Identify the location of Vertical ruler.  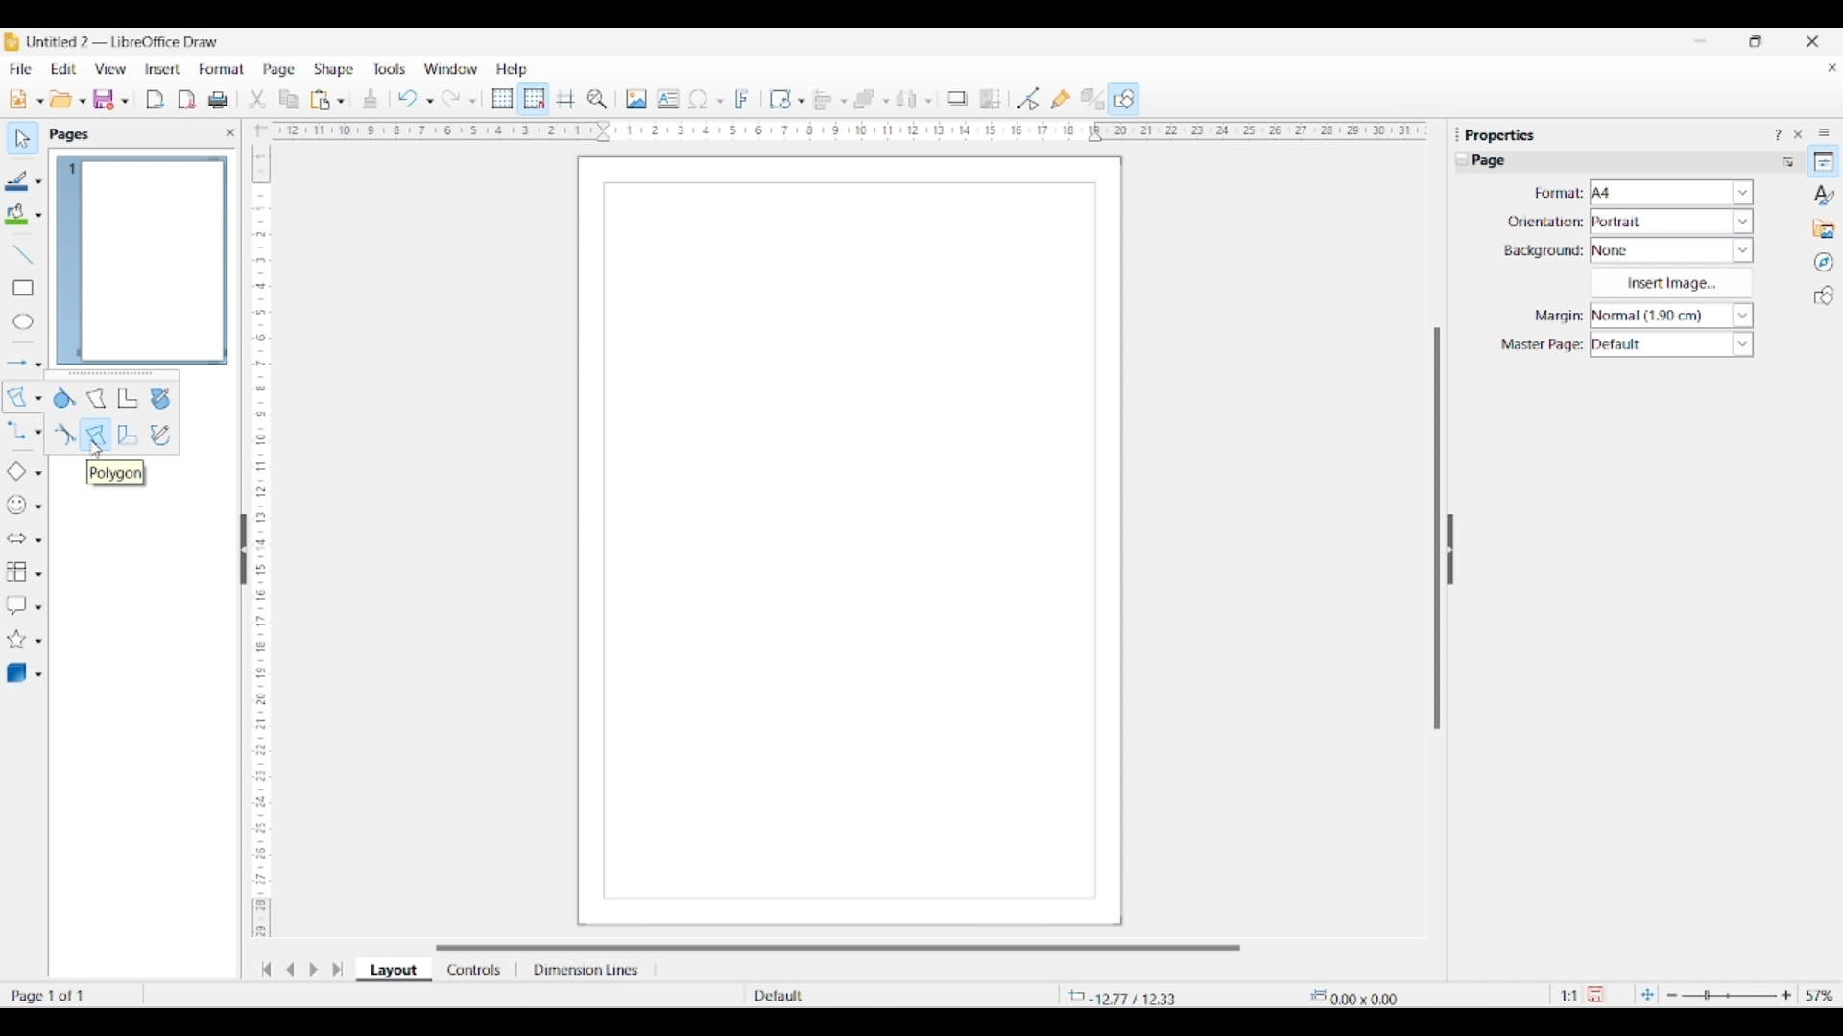
(258, 532).